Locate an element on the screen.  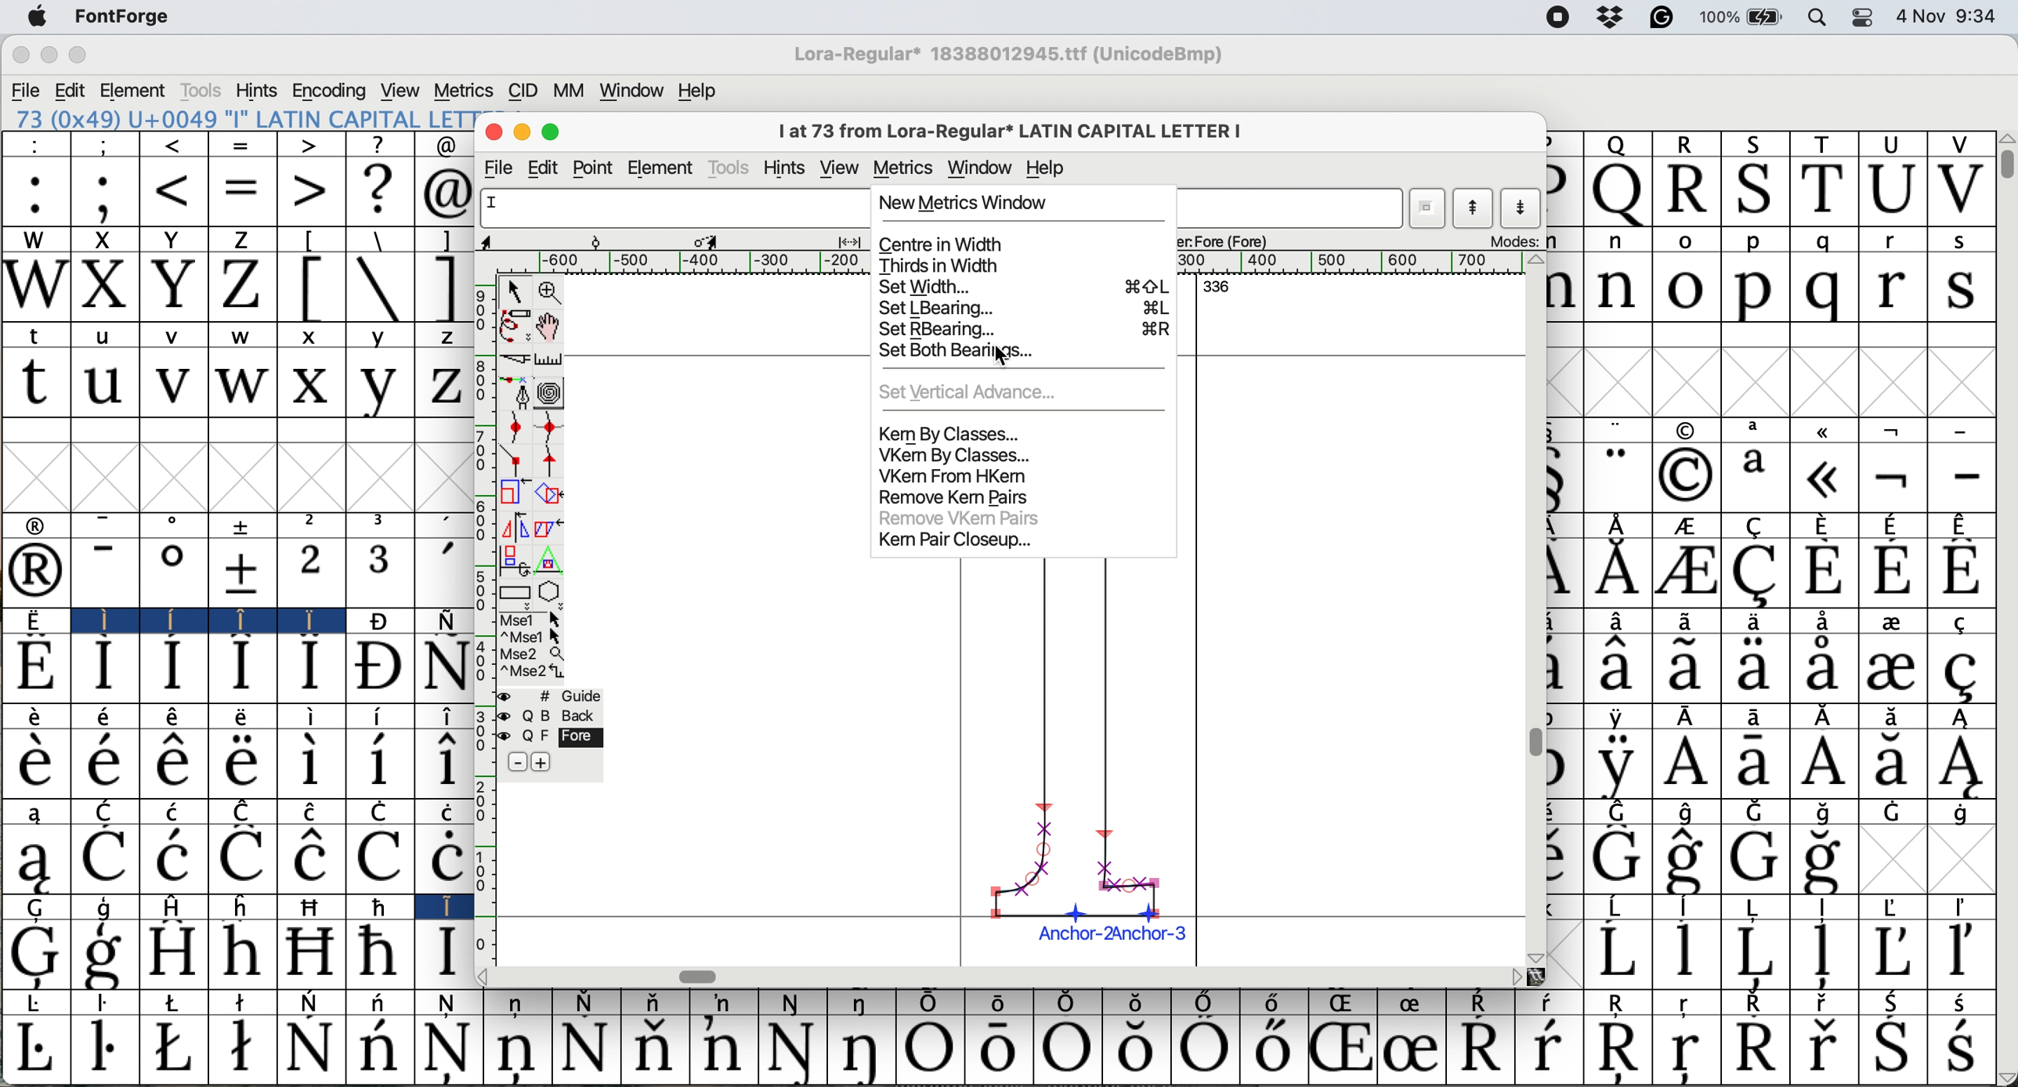
Symbol is located at coordinates (1622, 1002).